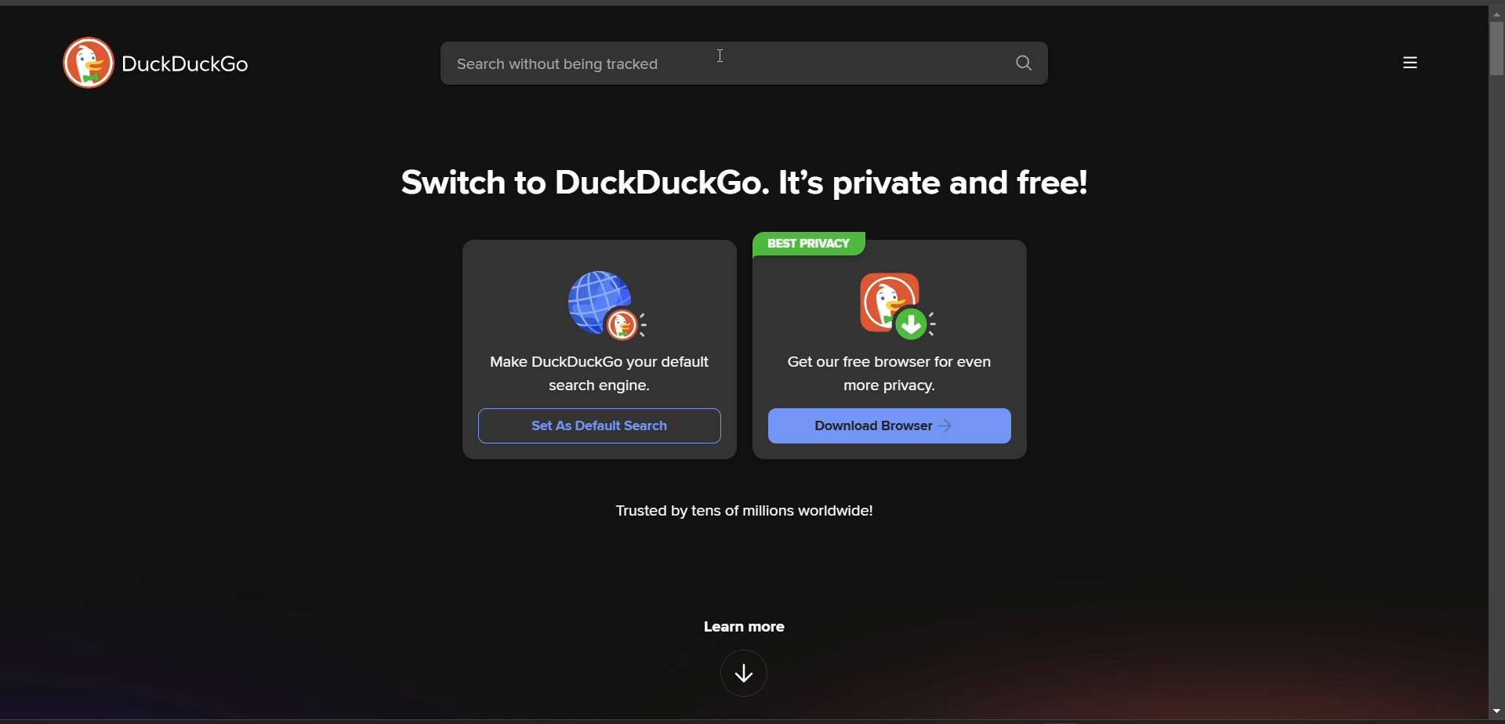 This screenshot has width=1505, height=724. I want to click on Set As Default Search, so click(595, 427).